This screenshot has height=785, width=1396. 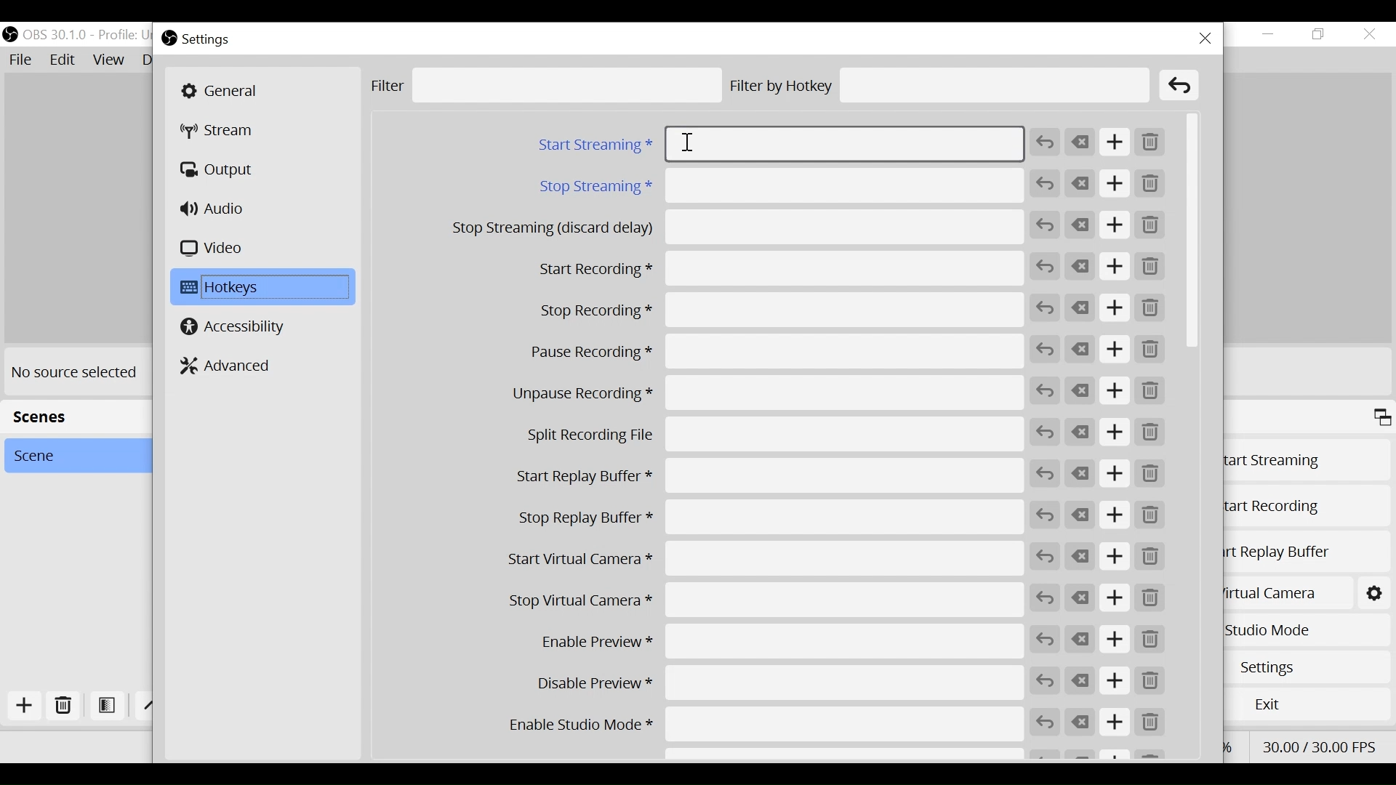 I want to click on Start Replay Buffer, so click(x=1308, y=551).